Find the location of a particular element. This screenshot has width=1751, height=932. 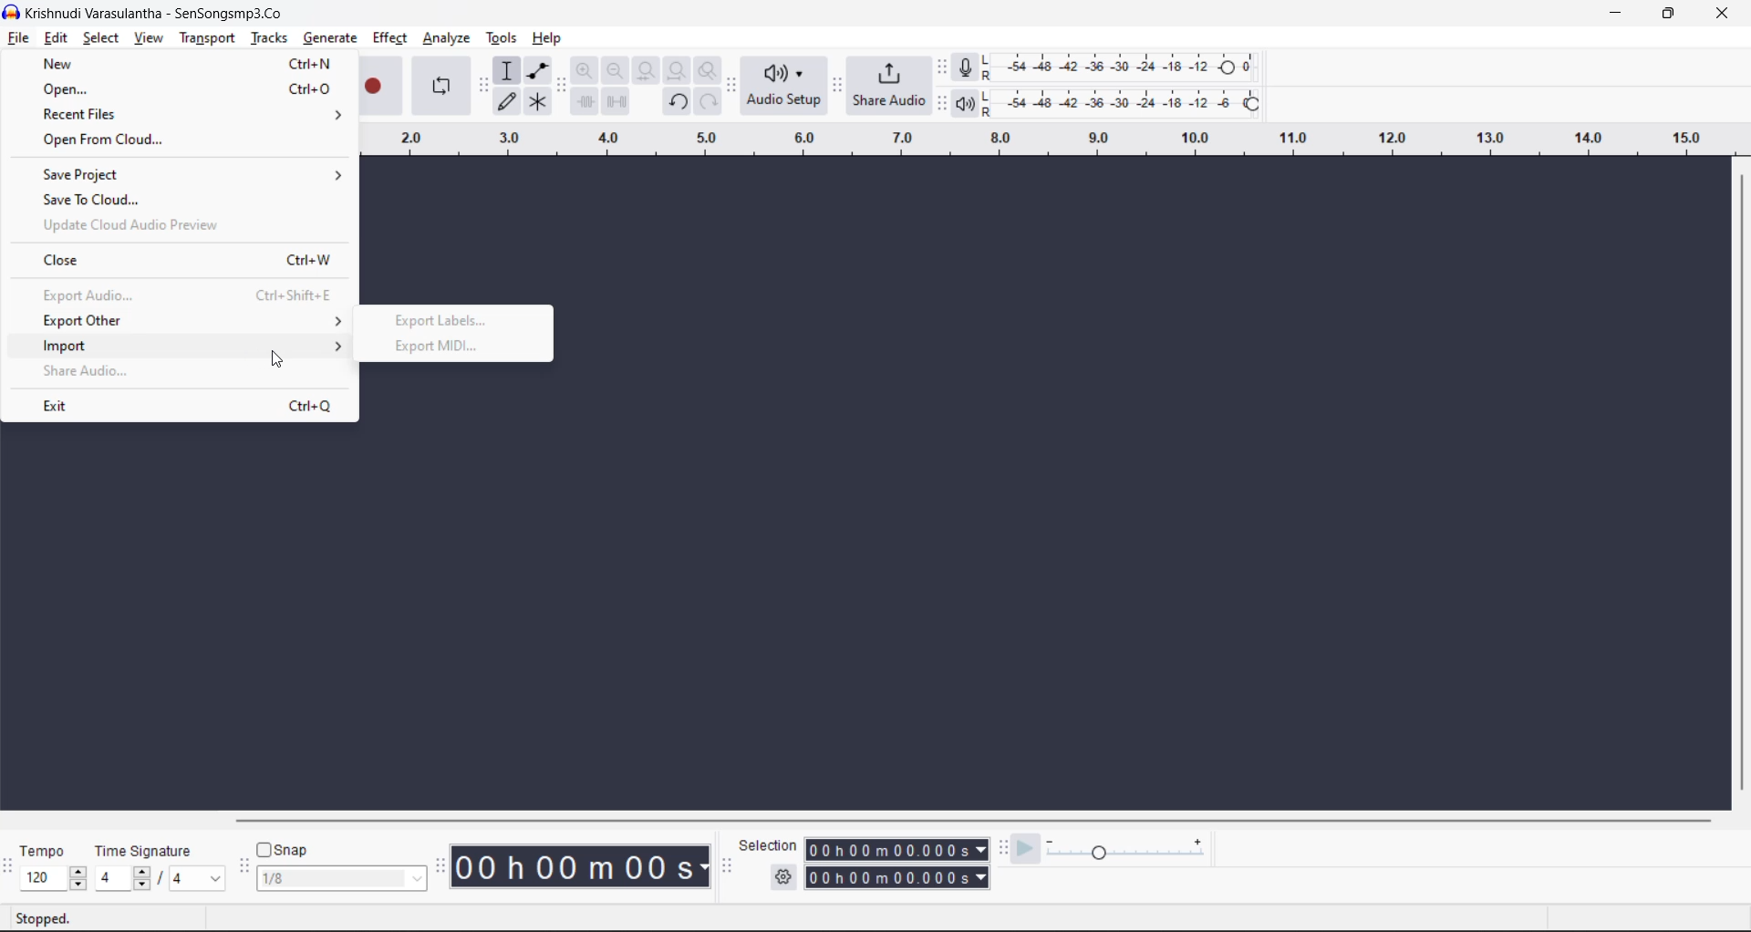

snap is located at coordinates (283, 850).